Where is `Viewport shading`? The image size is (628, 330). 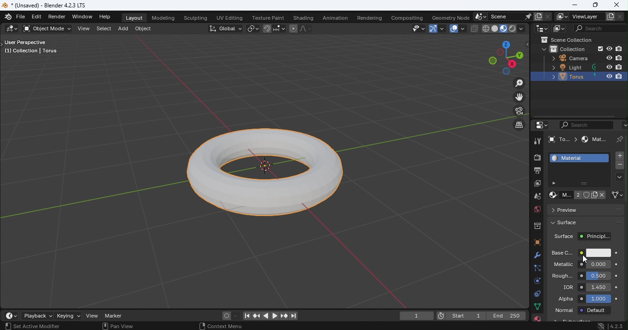 Viewport shading is located at coordinates (503, 28).